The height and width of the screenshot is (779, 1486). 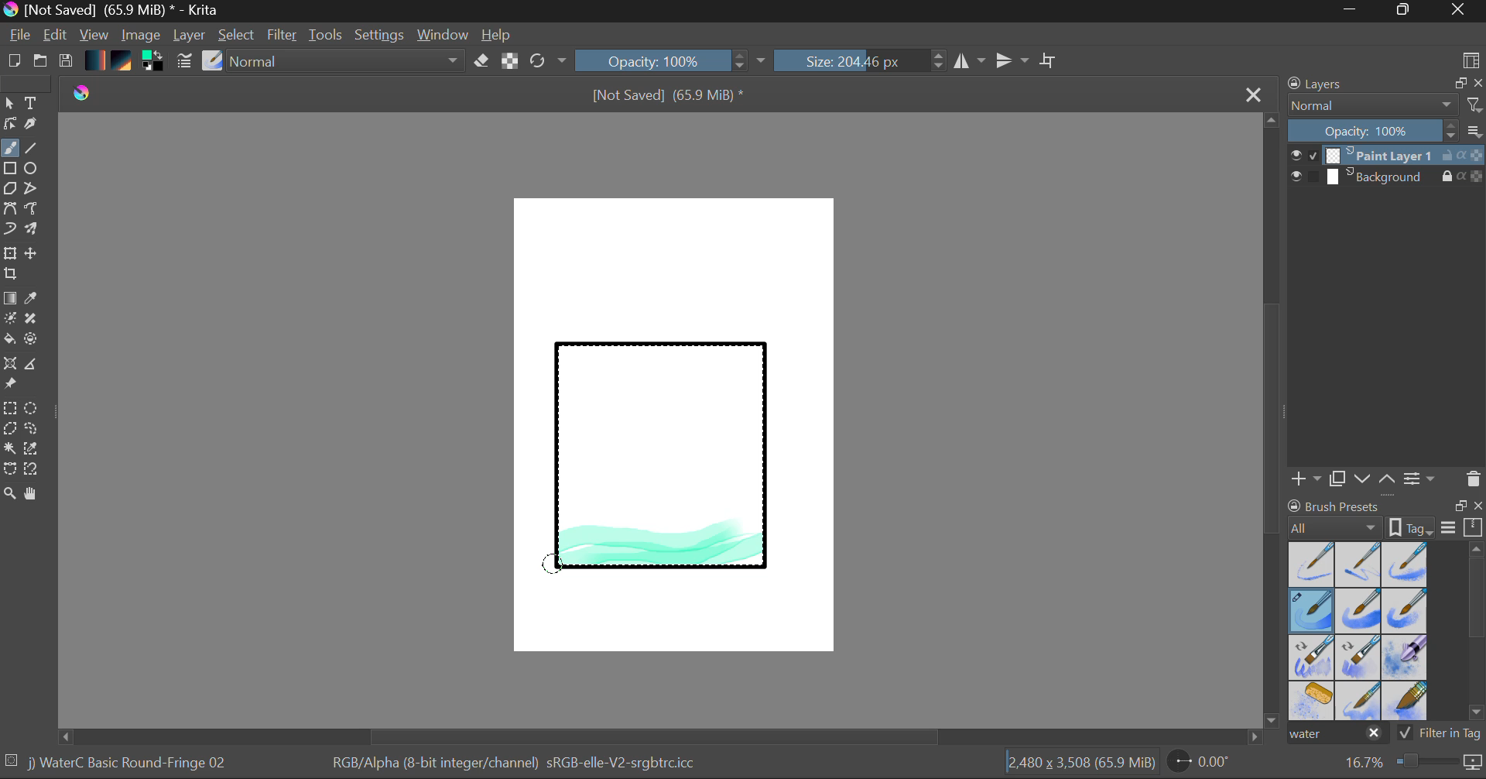 I want to click on File Name & Size, so click(x=669, y=97).